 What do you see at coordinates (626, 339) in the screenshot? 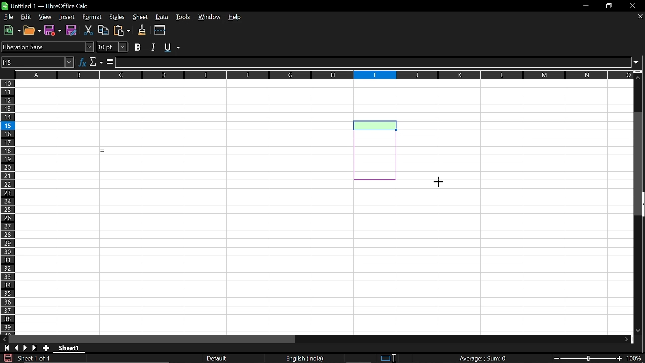
I see `Move down` at bounding box center [626, 339].